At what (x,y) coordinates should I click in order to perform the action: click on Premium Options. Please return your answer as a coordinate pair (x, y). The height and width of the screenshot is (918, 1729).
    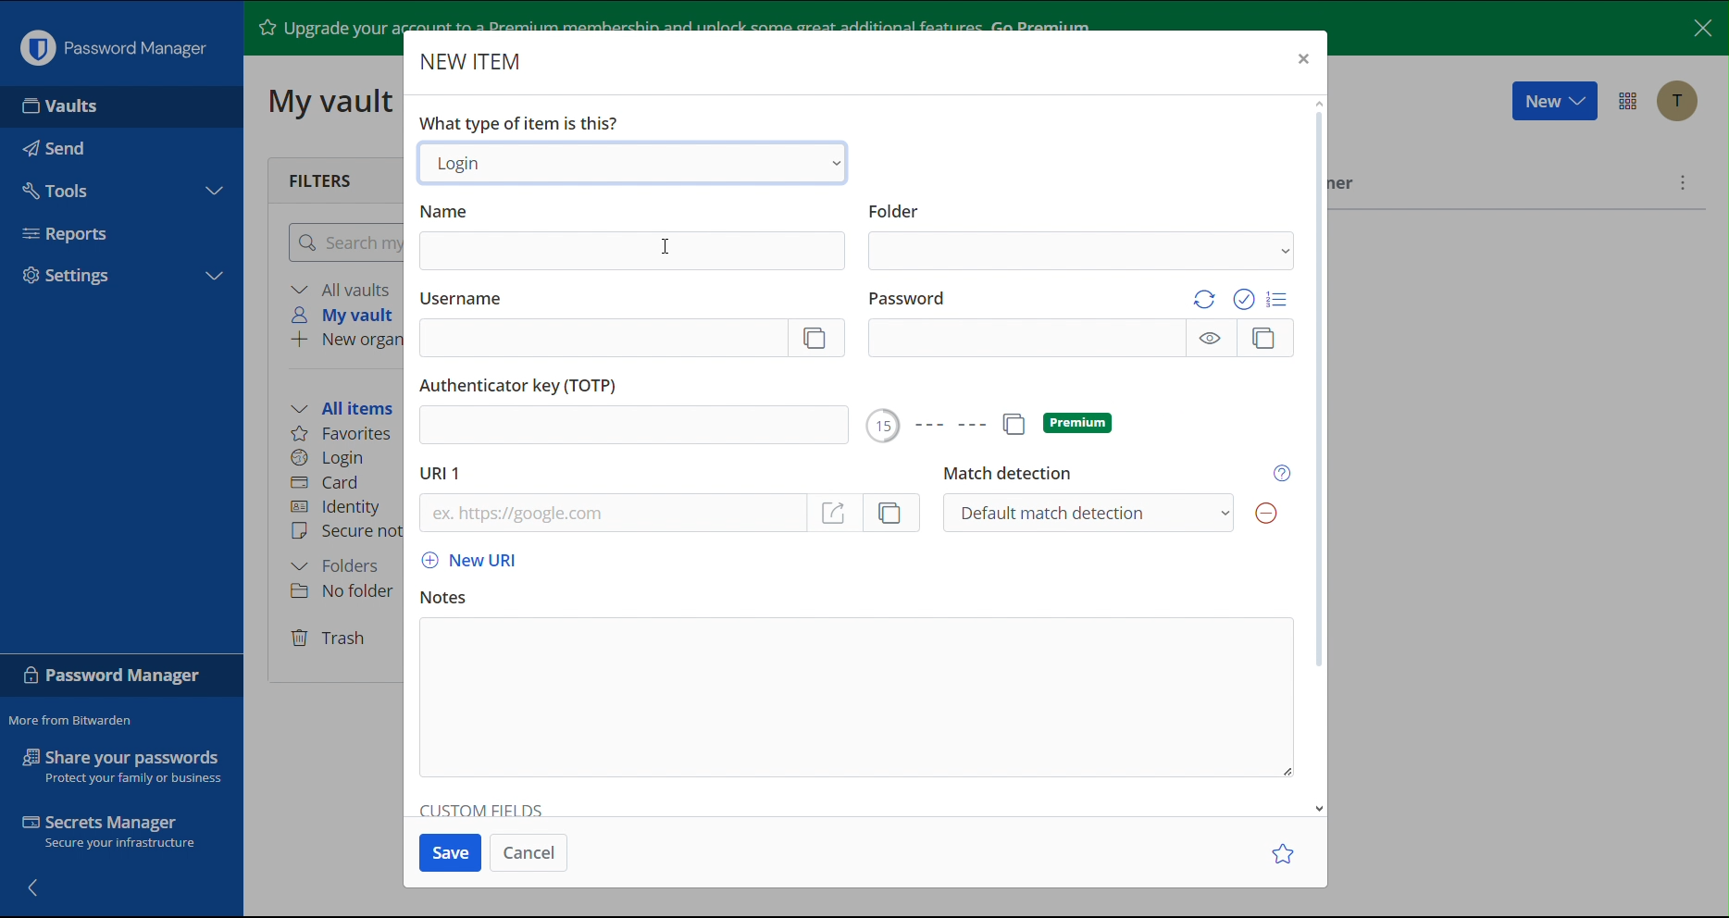
    Looking at the image, I should click on (1006, 425).